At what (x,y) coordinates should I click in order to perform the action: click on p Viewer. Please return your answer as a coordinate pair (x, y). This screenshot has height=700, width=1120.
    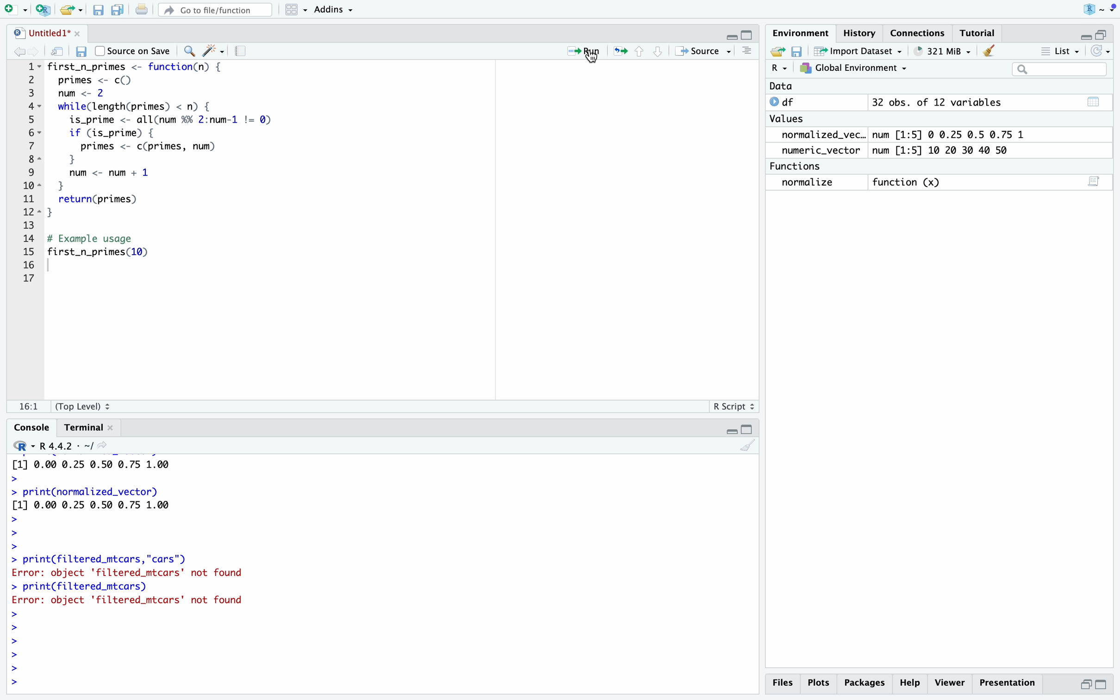
    Looking at the image, I should click on (952, 682).